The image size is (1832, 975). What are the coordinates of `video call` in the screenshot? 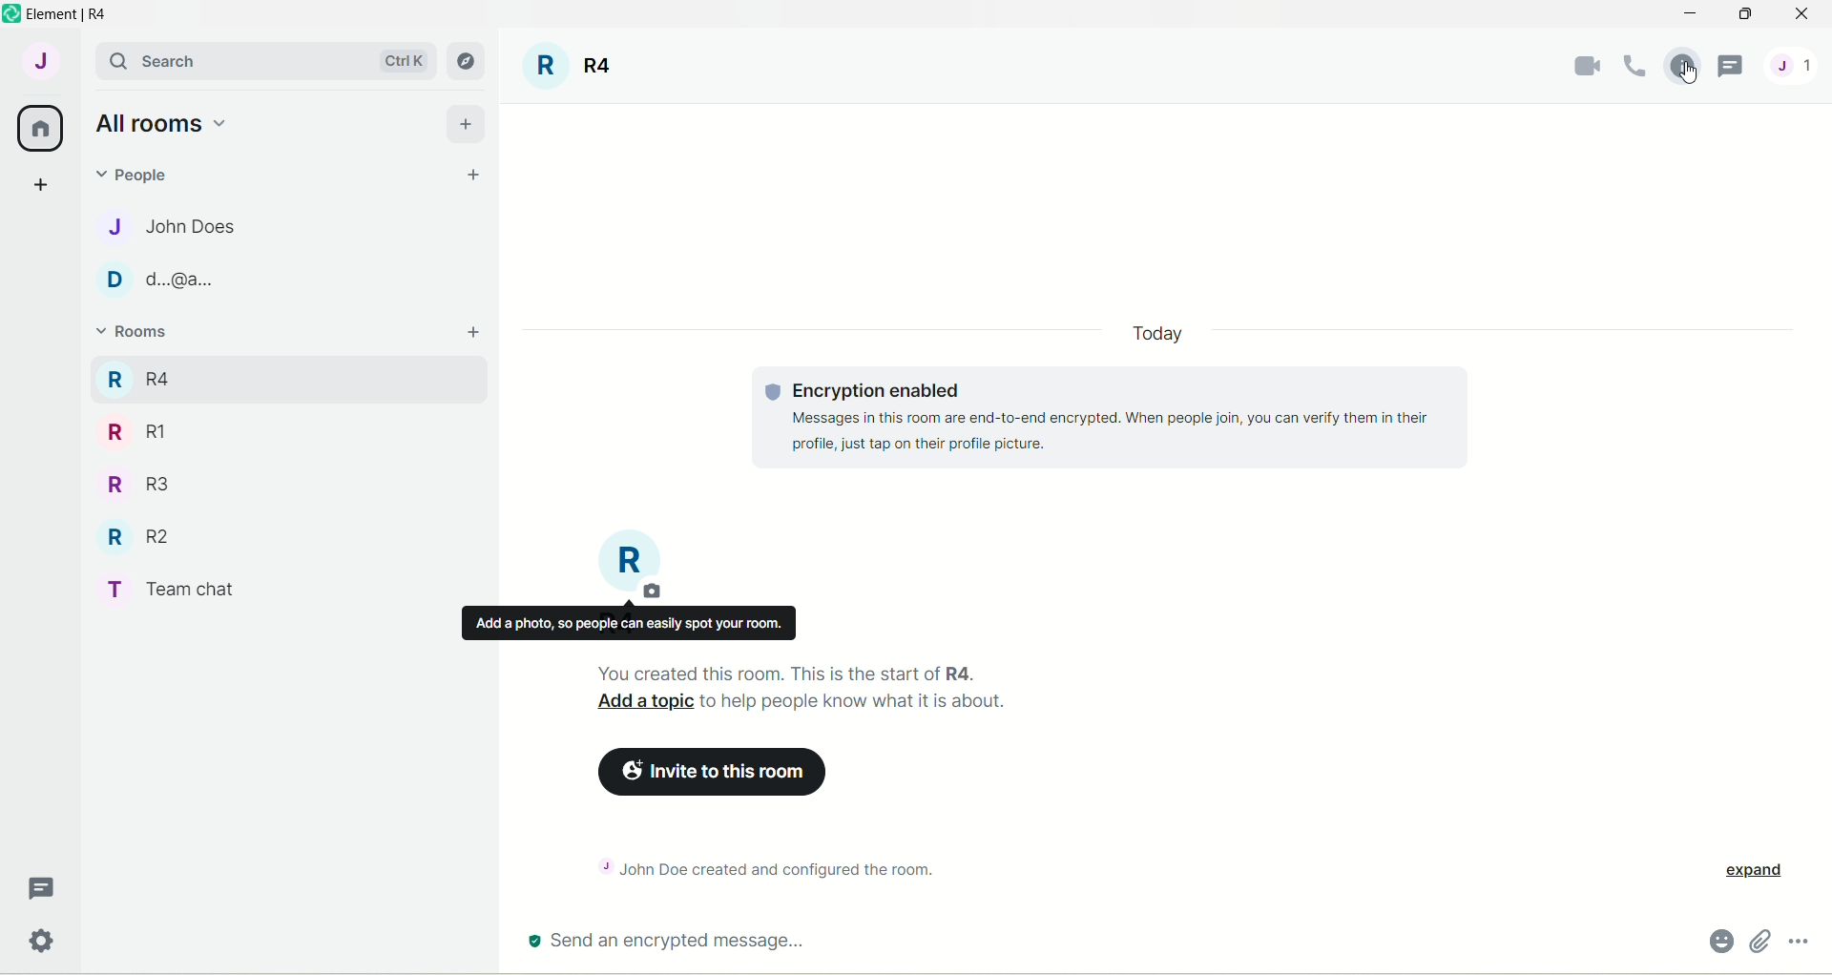 It's located at (1578, 67).